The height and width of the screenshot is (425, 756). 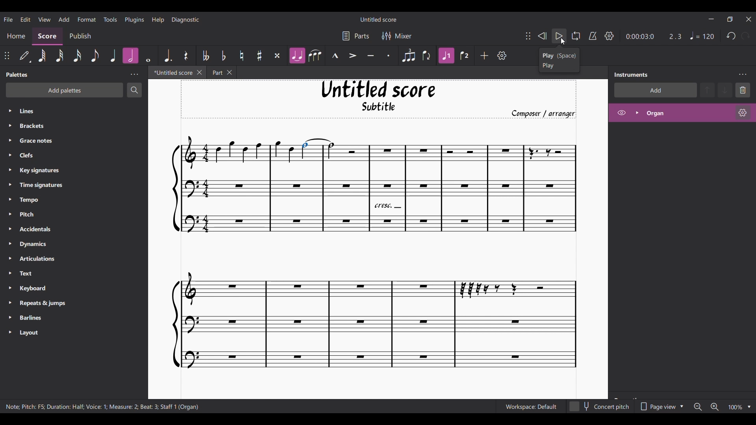 What do you see at coordinates (102, 407) in the screenshot?
I see `Description of current selection changed` at bounding box center [102, 407].